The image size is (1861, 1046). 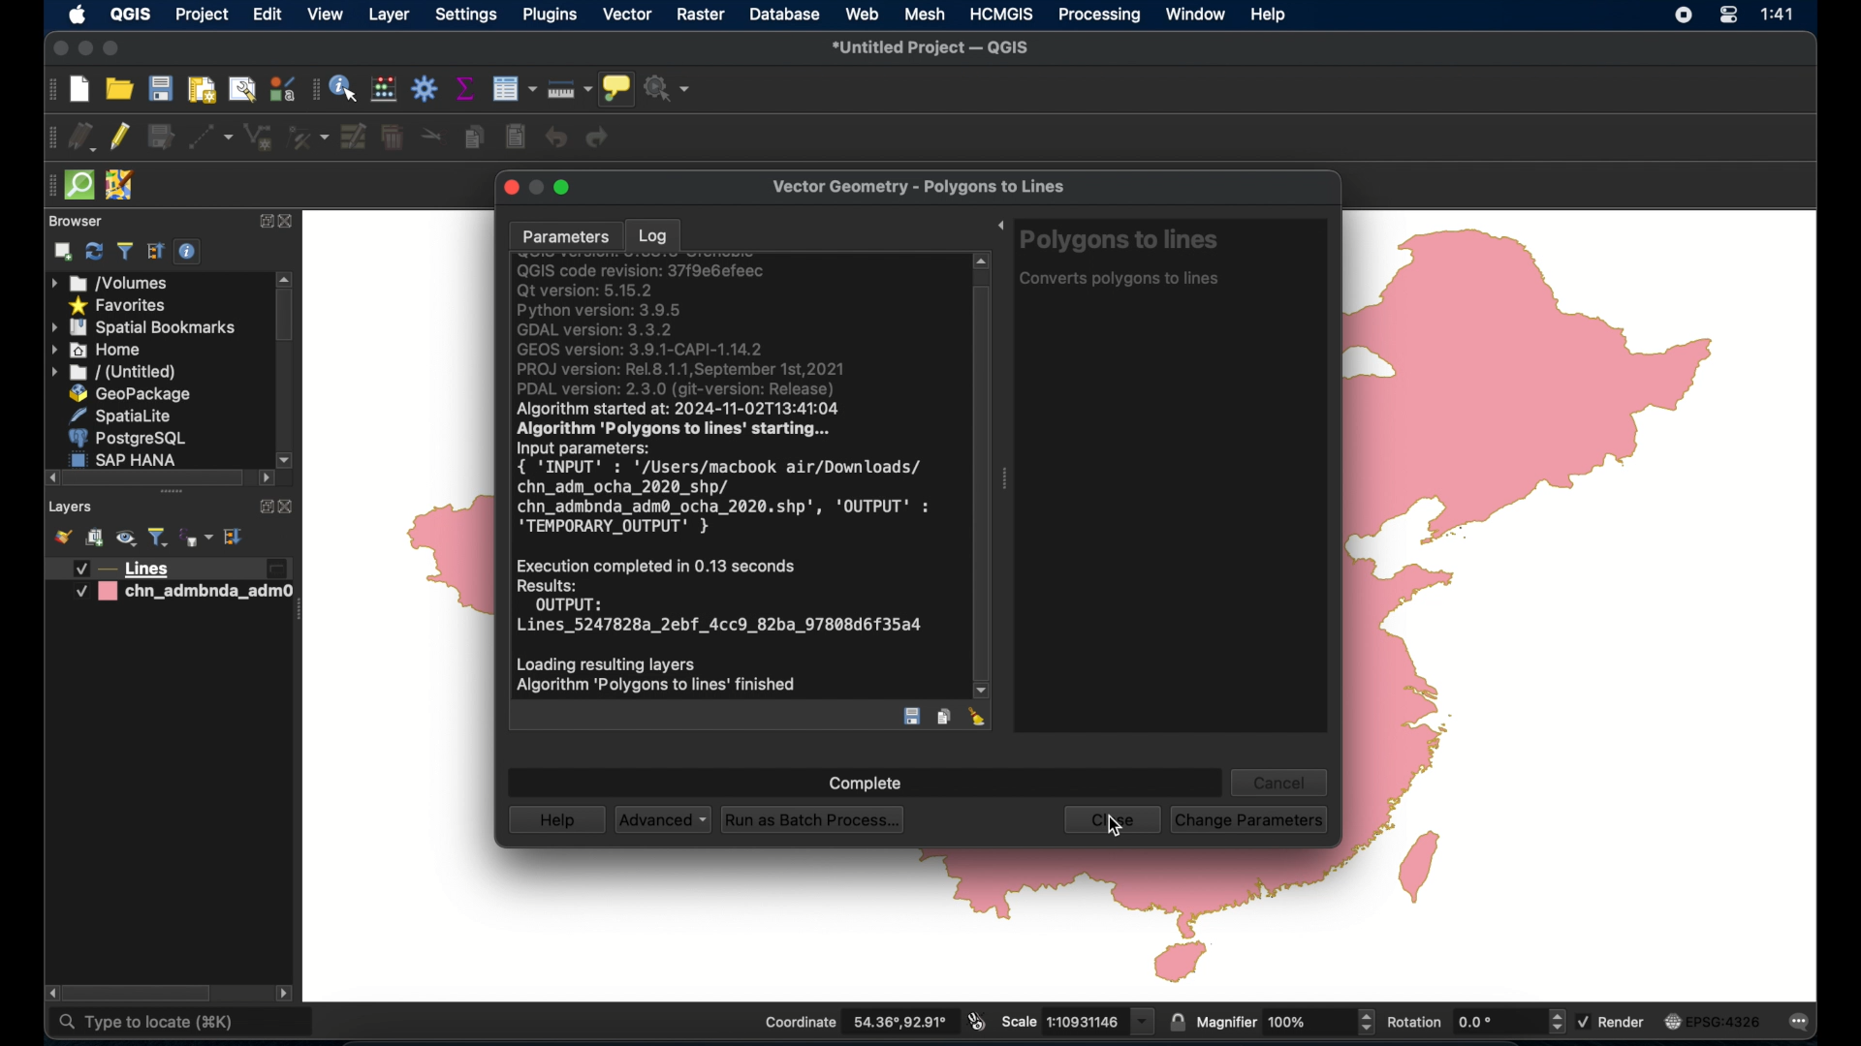 I want to click on modify attributes, so click(x=513, y=88).